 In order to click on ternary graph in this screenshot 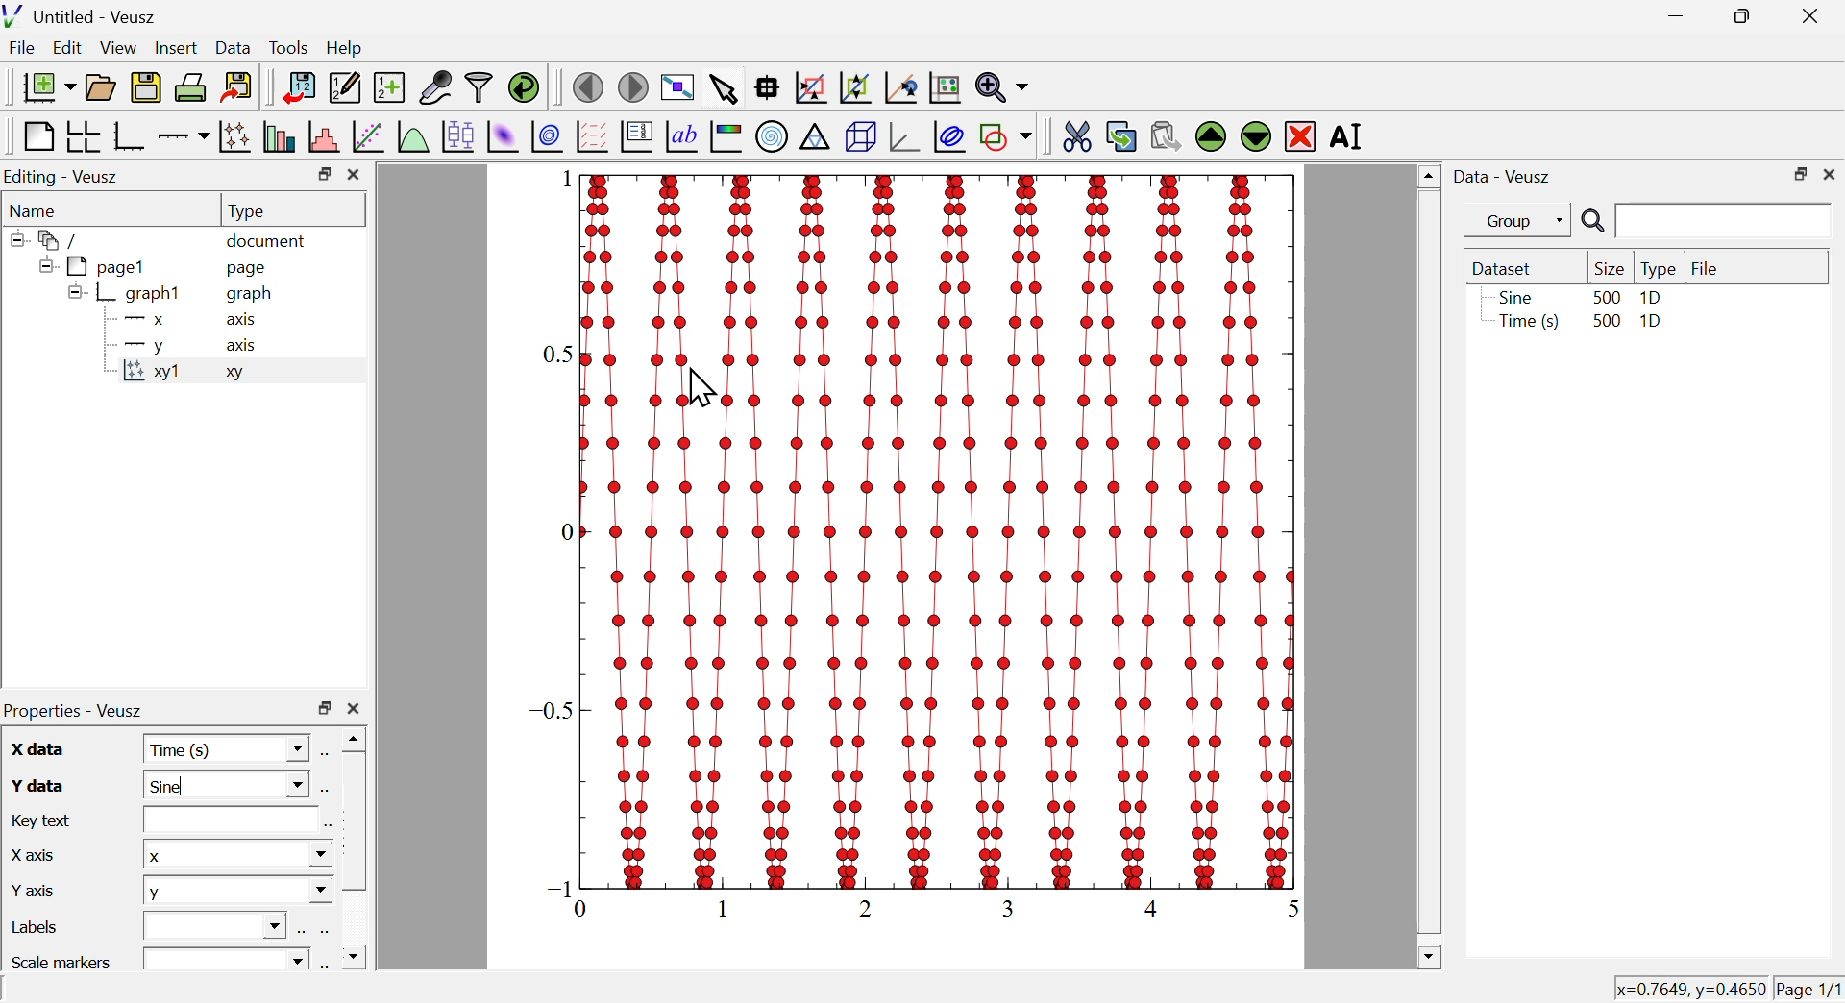, I will do `click(816, 139)`.